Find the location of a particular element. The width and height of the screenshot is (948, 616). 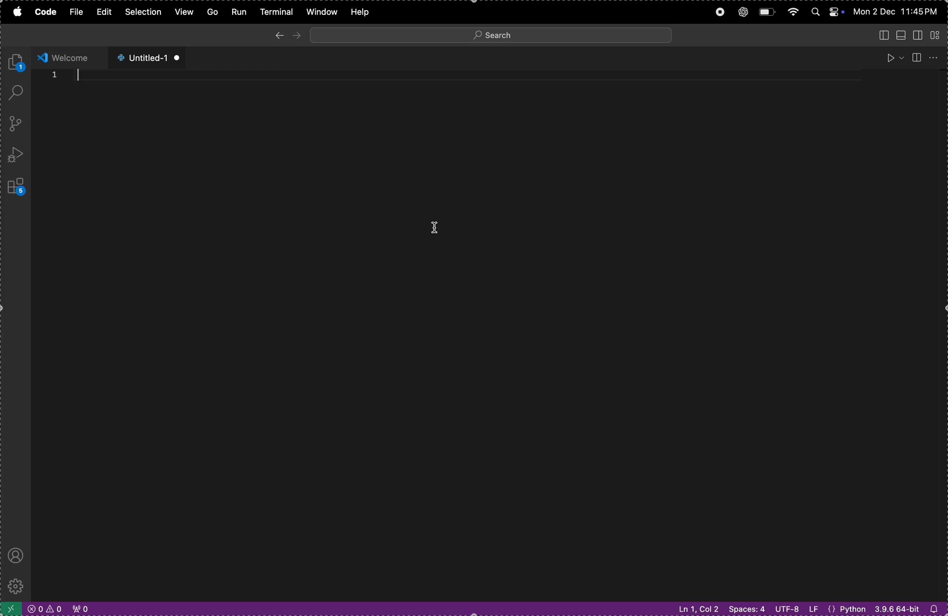

Settings is located at coordinates (15, 586).